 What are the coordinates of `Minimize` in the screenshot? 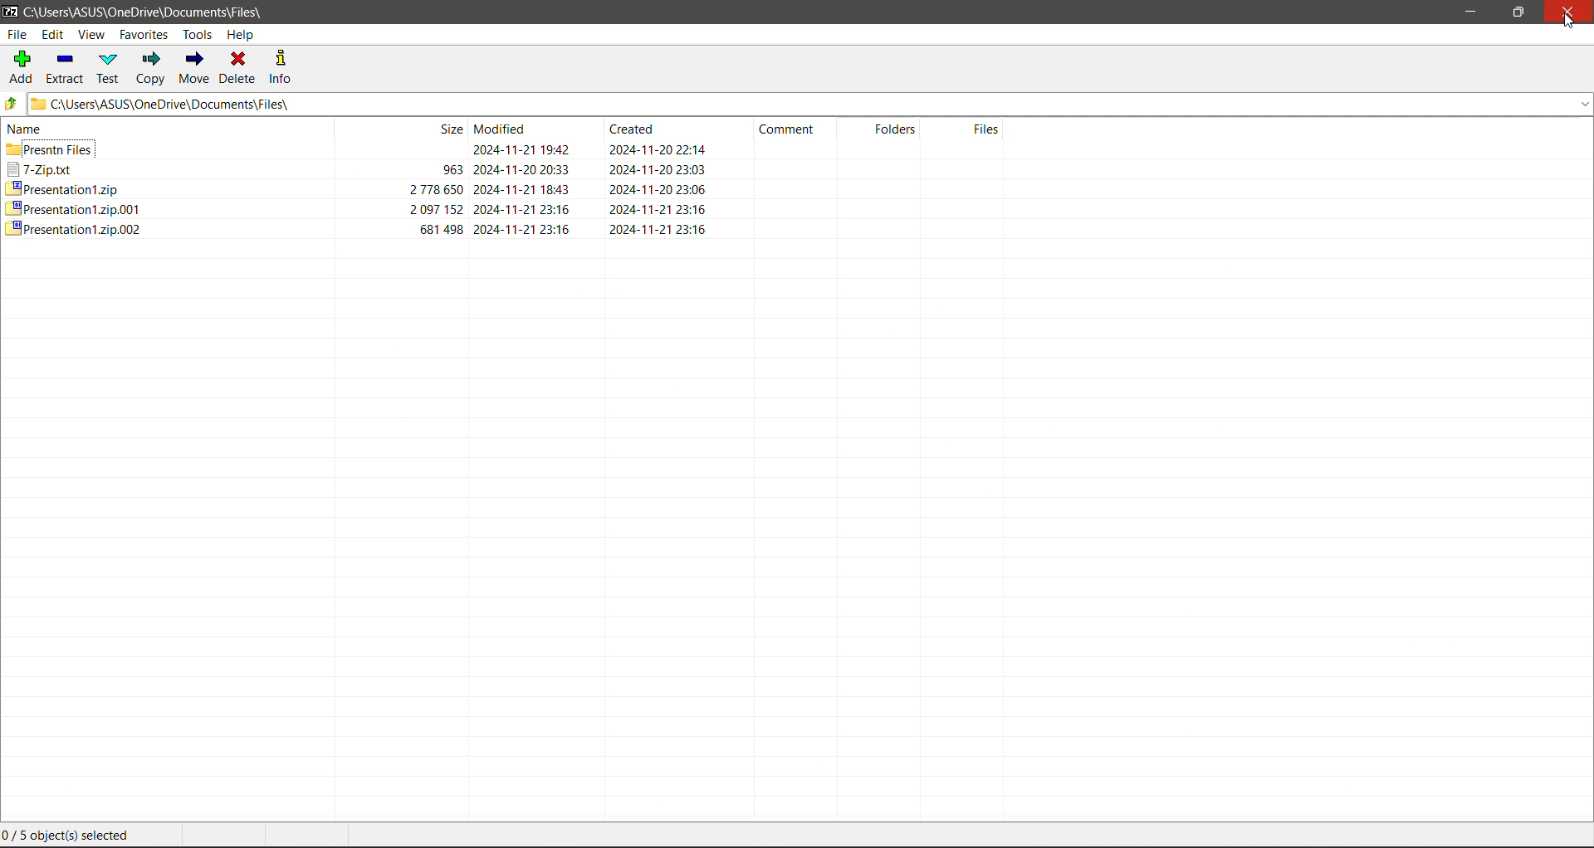 It's located at (1467, 10).